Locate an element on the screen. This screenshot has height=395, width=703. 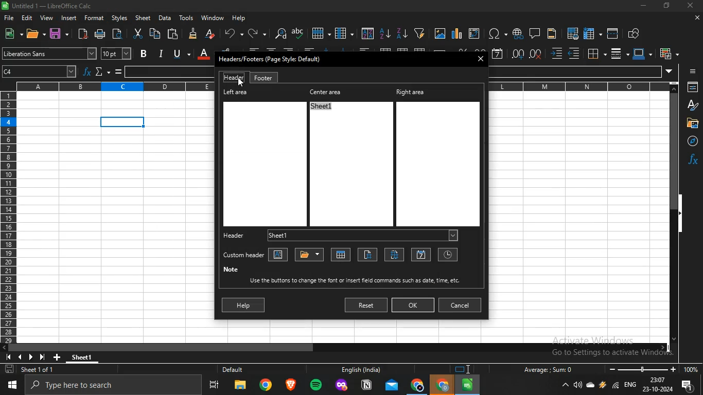
borders is located at coordinates (595, 53).